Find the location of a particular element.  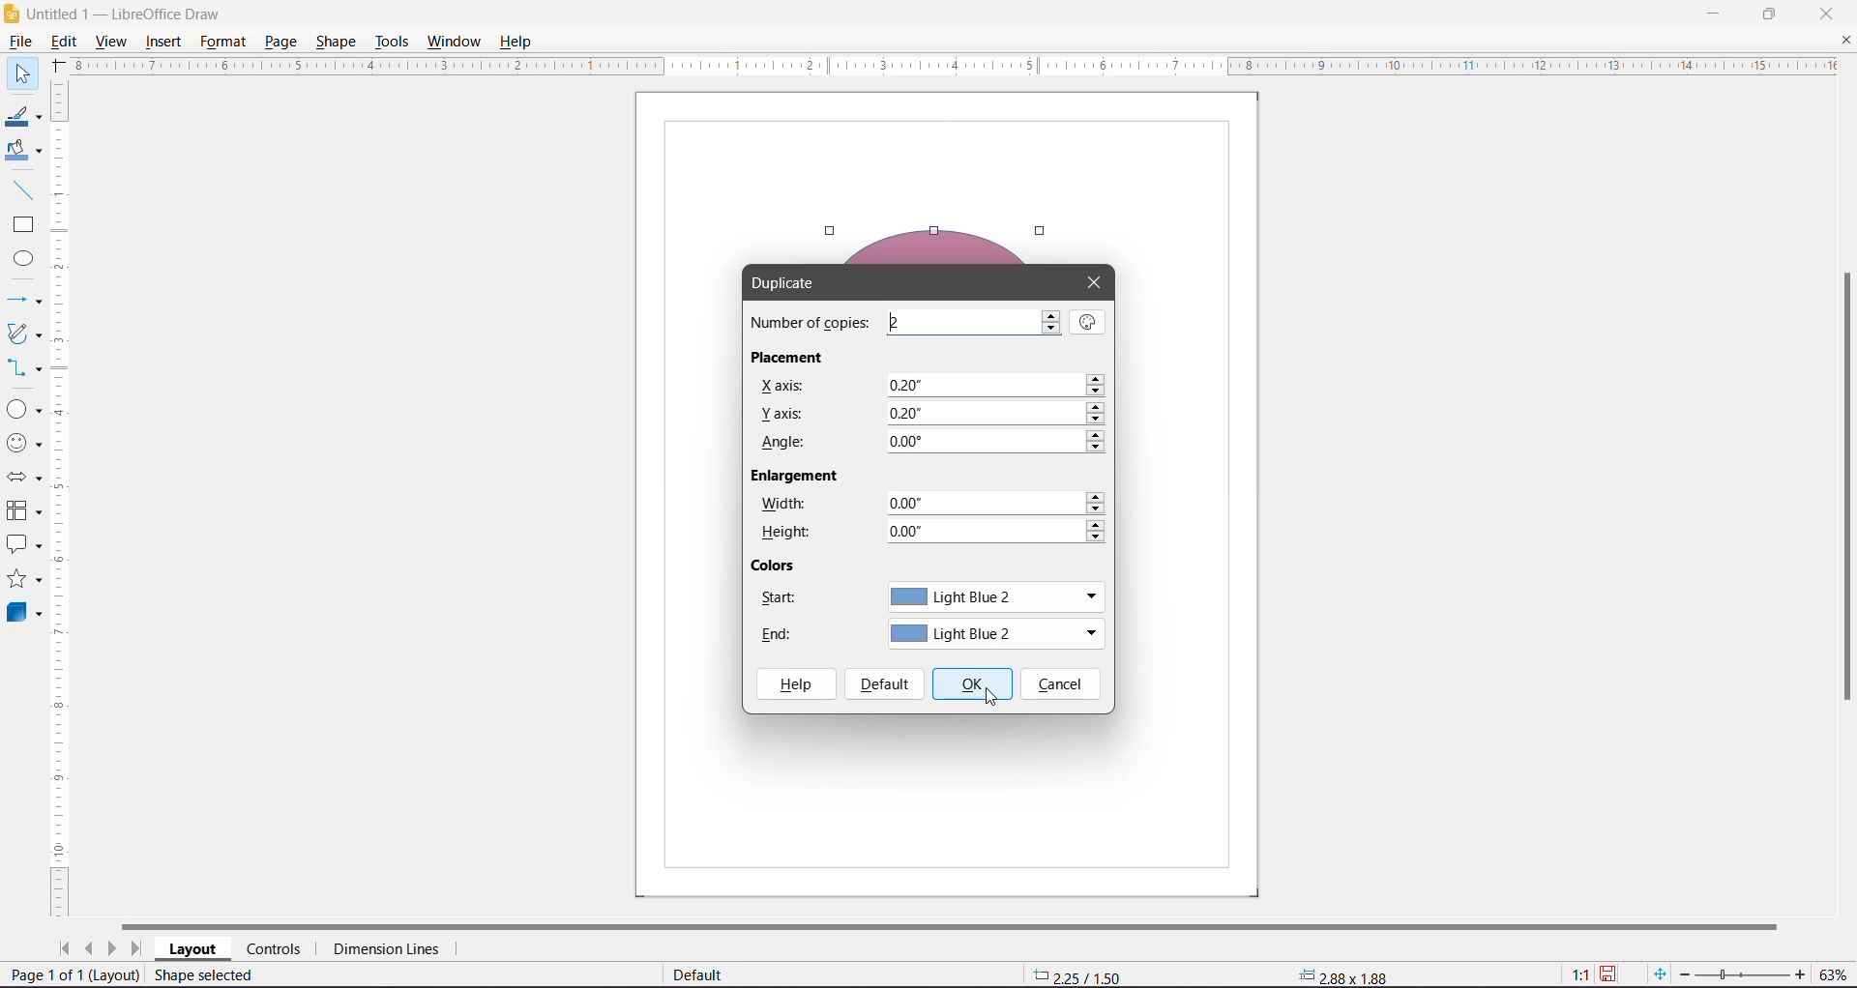

Insert Line is located at coordinates (22, 189).